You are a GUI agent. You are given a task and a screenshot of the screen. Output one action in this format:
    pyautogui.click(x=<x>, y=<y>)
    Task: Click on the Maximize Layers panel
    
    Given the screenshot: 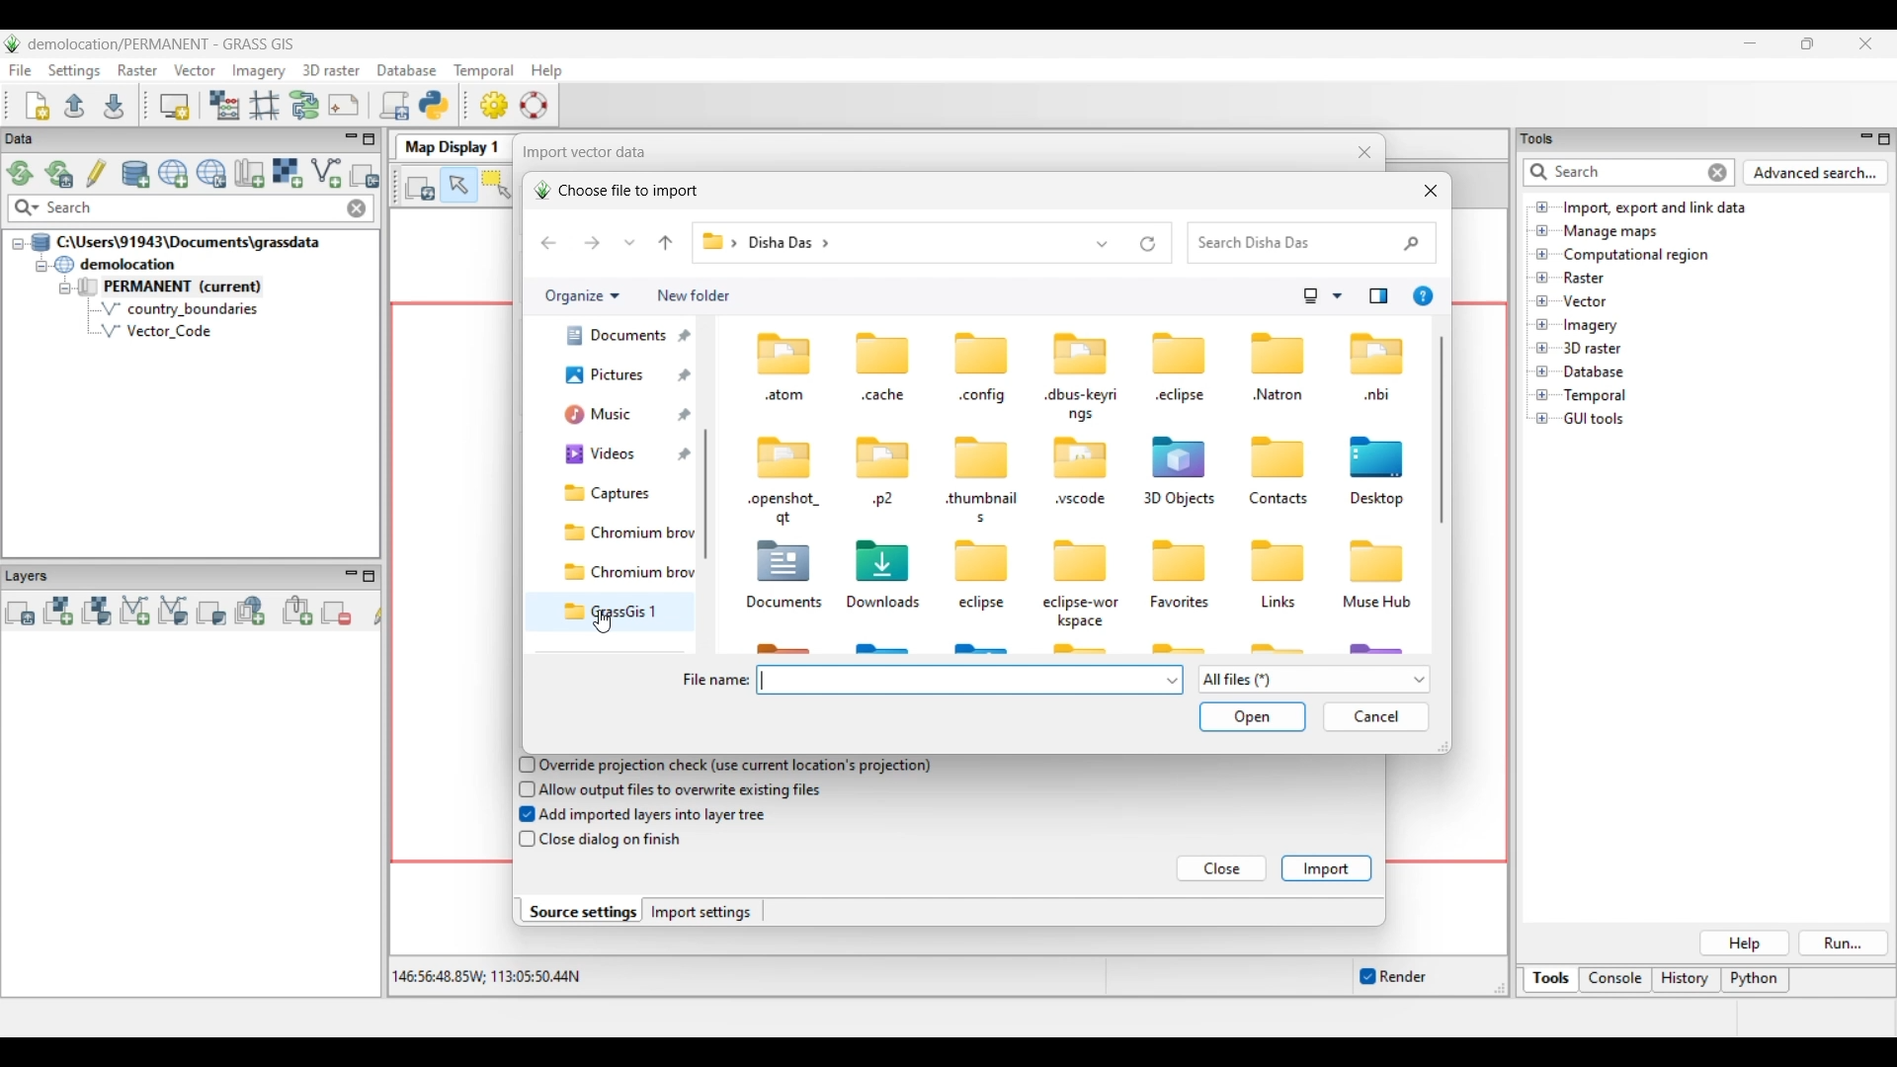 What is the action you would take?
    pyautogui.click(x=370, y=576)
    